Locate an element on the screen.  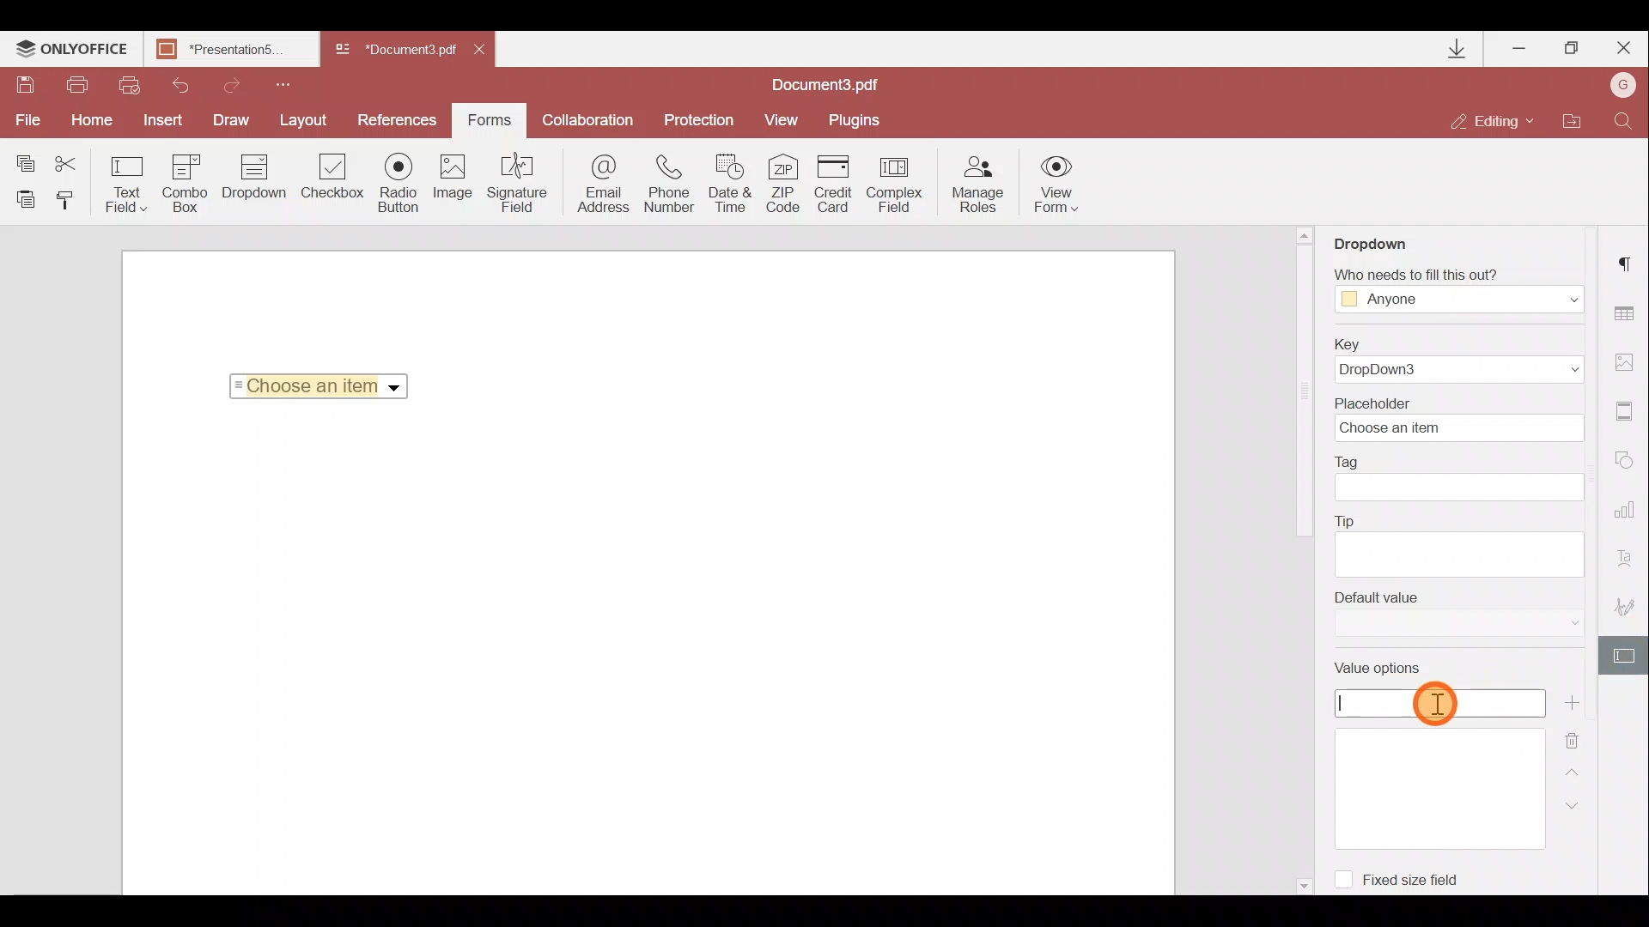
Close is located at coordinates (1622, 49).